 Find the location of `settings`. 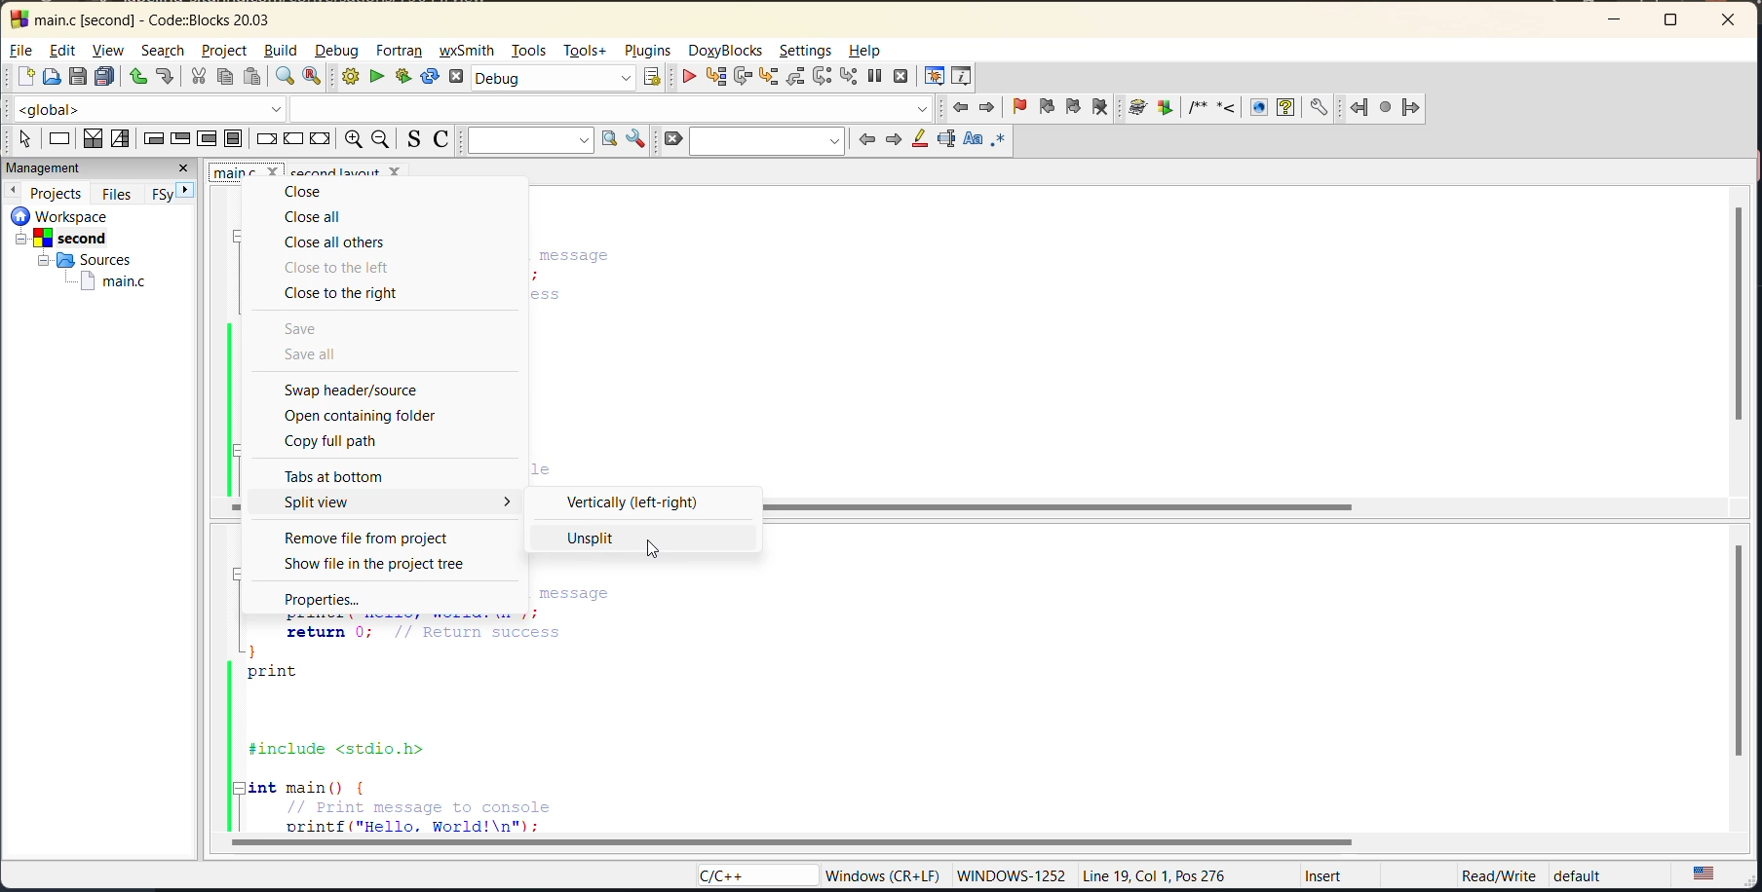

settings is located at coordinates (807, 51).